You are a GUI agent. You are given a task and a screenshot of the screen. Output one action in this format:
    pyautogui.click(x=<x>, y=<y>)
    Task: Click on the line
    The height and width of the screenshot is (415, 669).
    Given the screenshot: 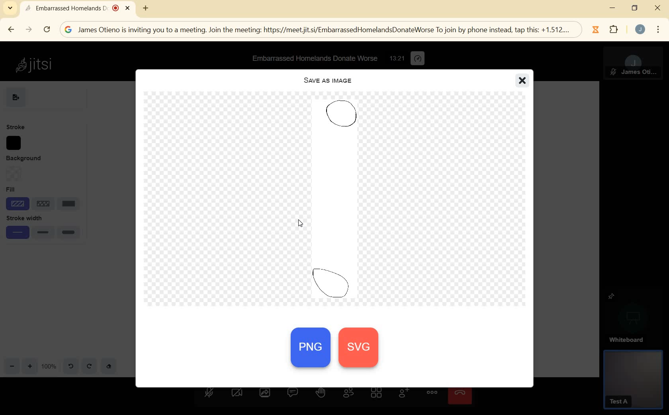 What is the action you would take?
    pyautogui.click(x=44, y=204)
    